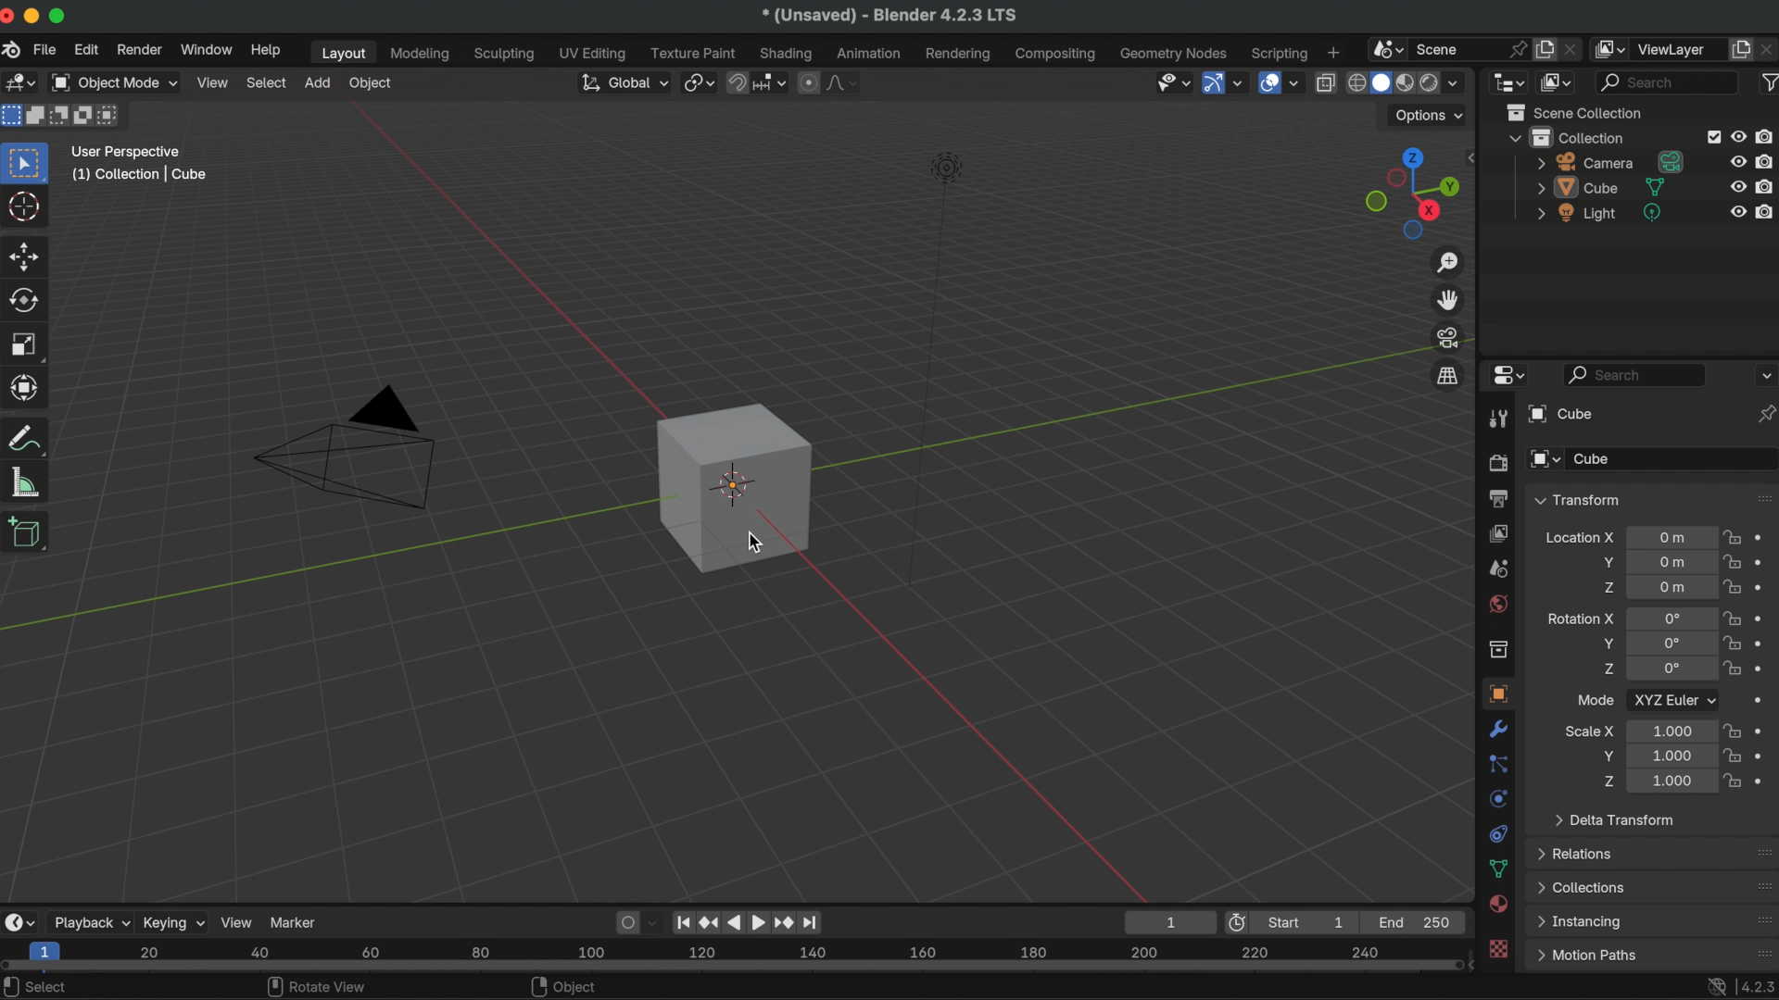 This screenshot has width=1779, height=1000. I want to click on add view layer, so click(1741, 47).